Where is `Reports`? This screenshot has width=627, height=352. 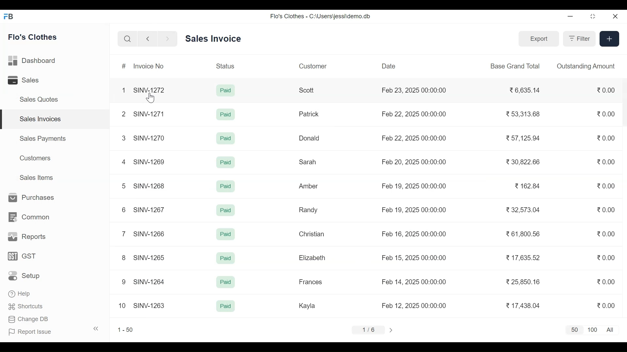 Reports is located at coordinates (28, 236).